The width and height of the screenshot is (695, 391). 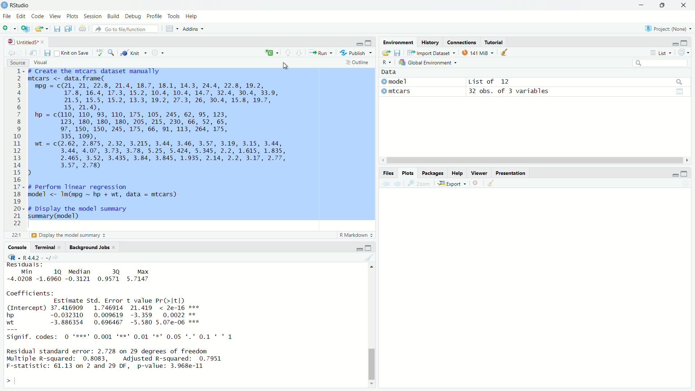 I want to click on knit, so click(x=132, y=53).